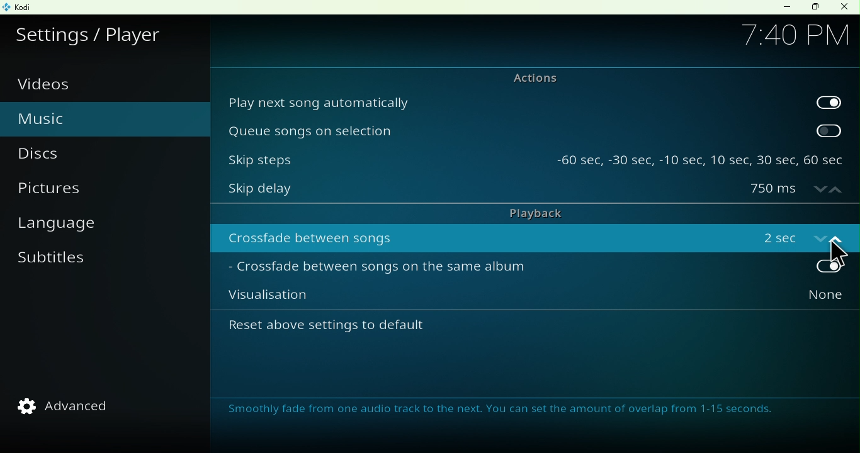 The height and width of the screenshot is (453, 860). What do you see at coordinates (72, 406) in the screenshot?
I see `Advanced` at bounding box center [72, 406].